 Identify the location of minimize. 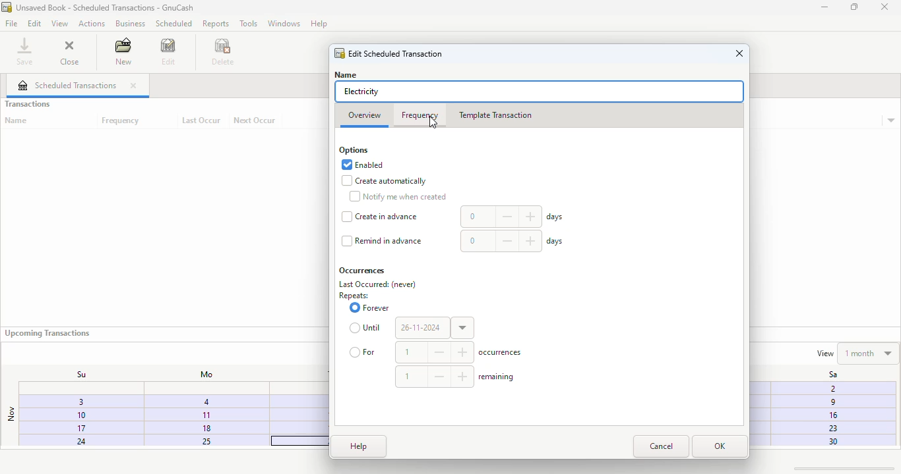
(824, 7).